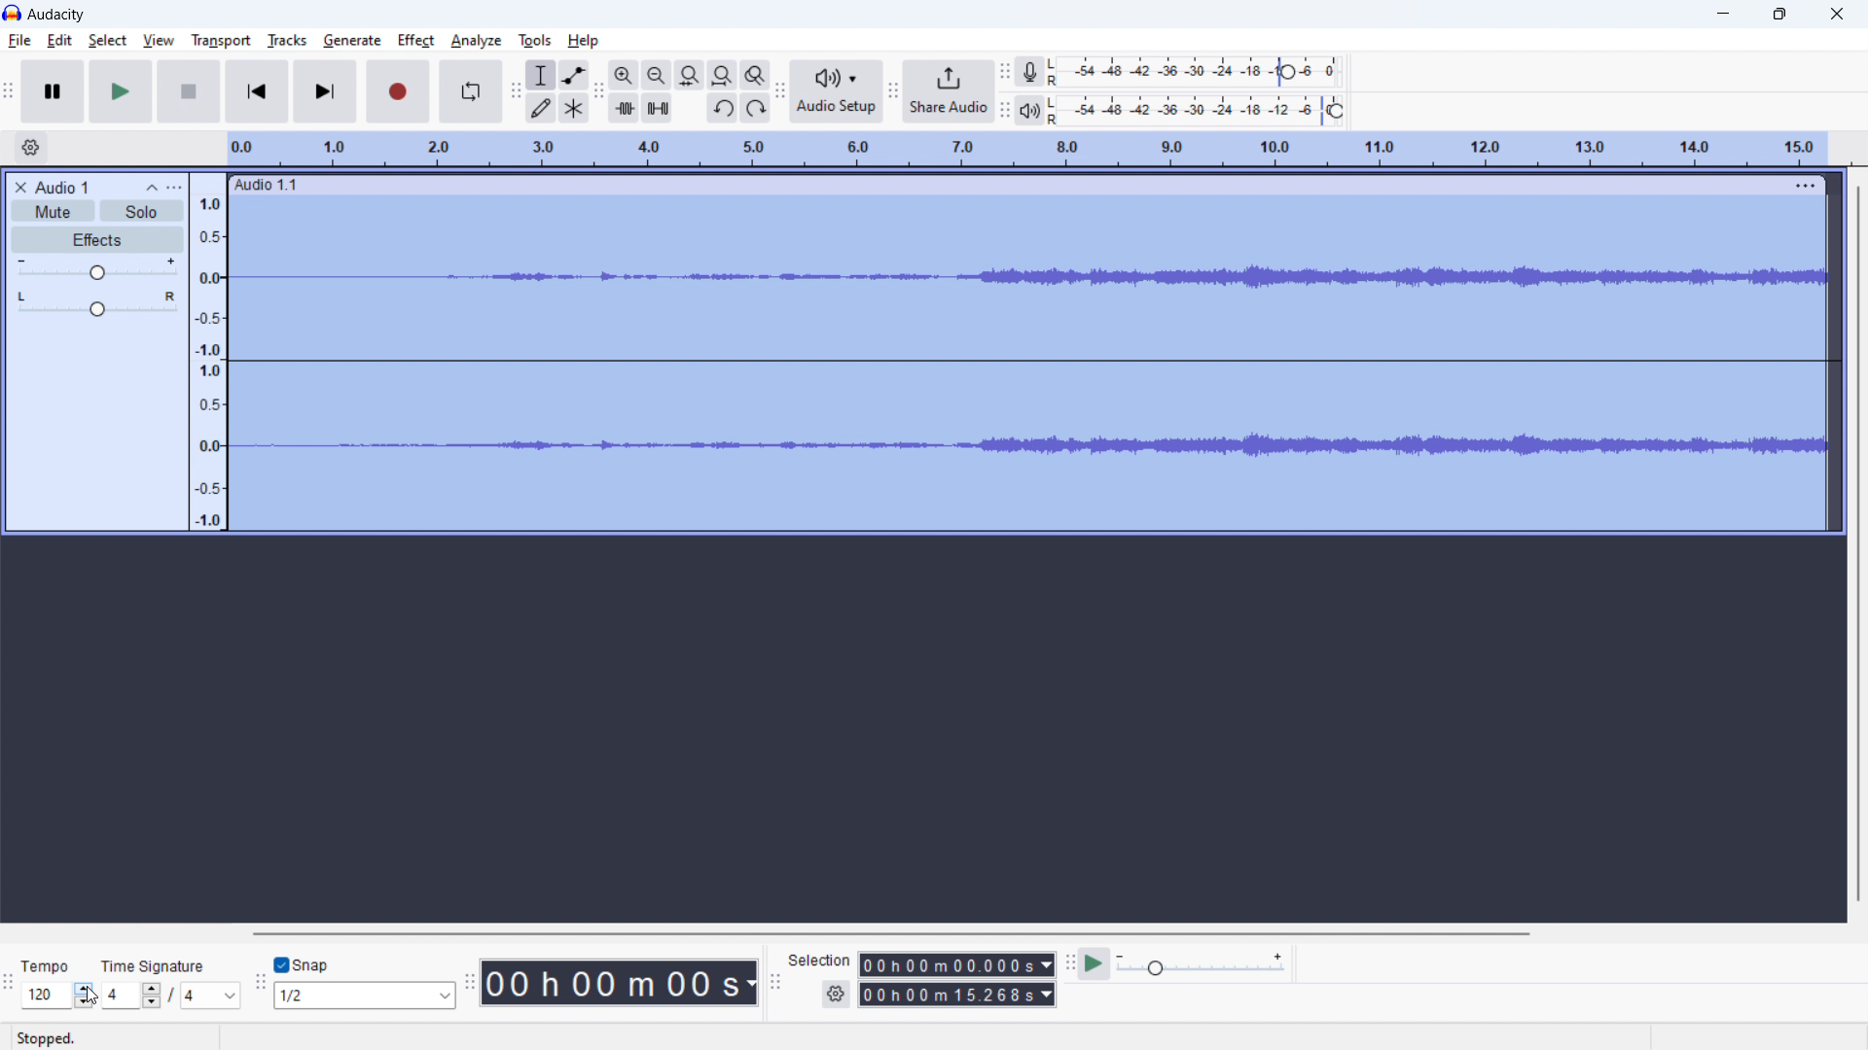  Describe the element at coordinates (56, 994) in the screenshot. I see `select tempo` at that location.